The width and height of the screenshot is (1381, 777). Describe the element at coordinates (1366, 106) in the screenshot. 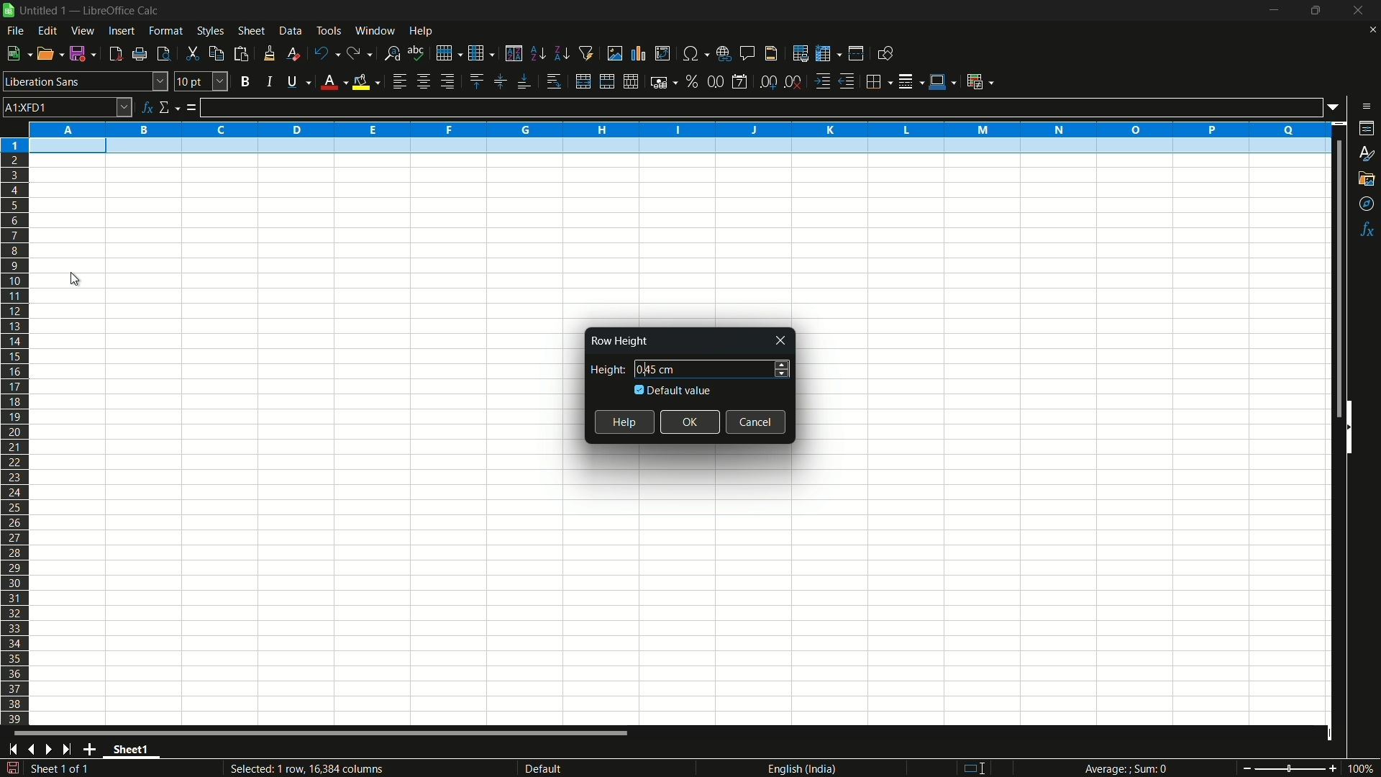

I see `sidebar settings` at that location.